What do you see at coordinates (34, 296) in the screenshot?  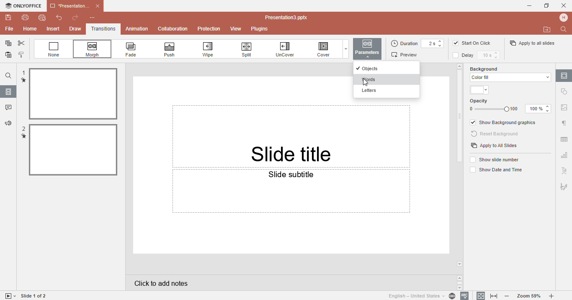 I see `Slide 1 to 1` at bounding box center [34, 296].